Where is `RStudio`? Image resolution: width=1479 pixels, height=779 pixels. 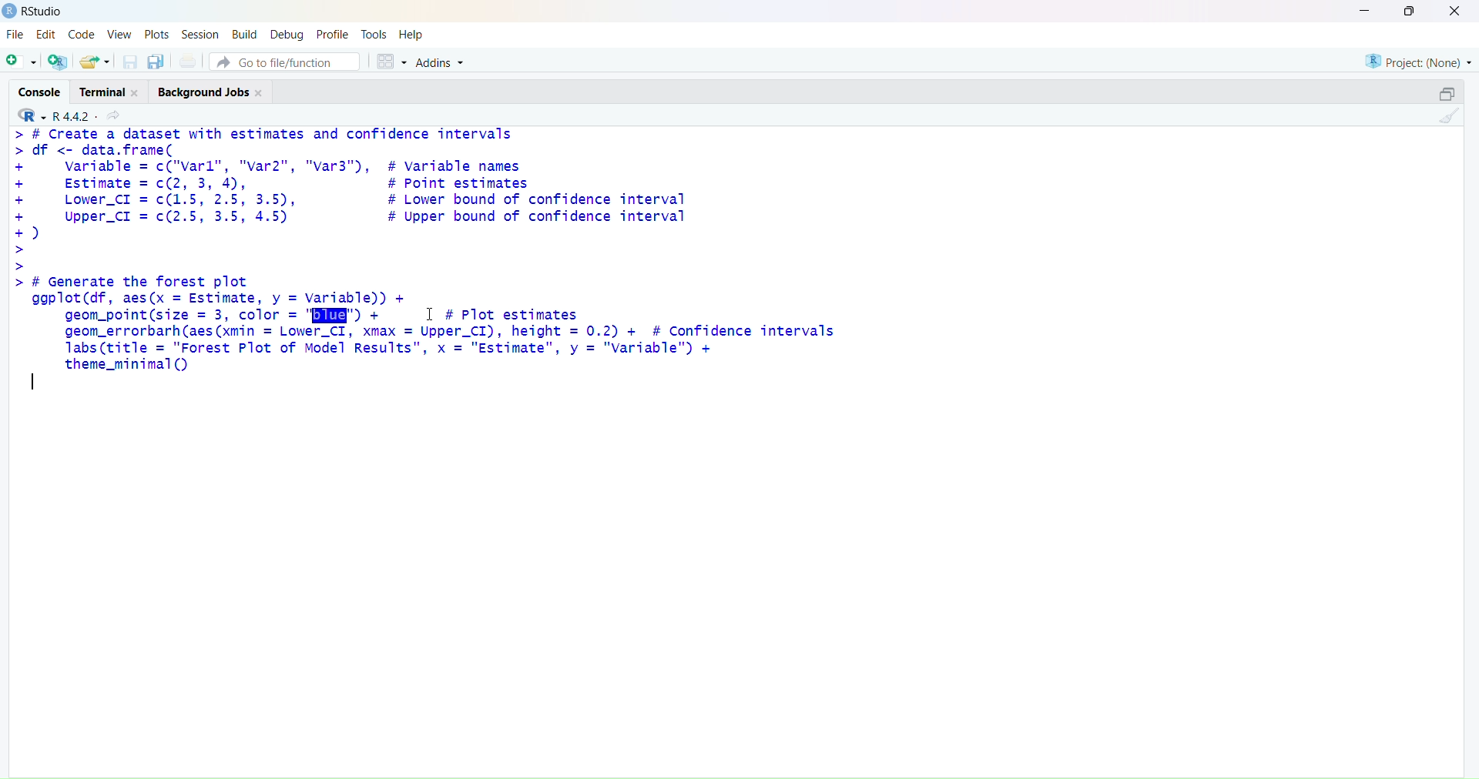 RStudio is located at coordinates (39, 12).